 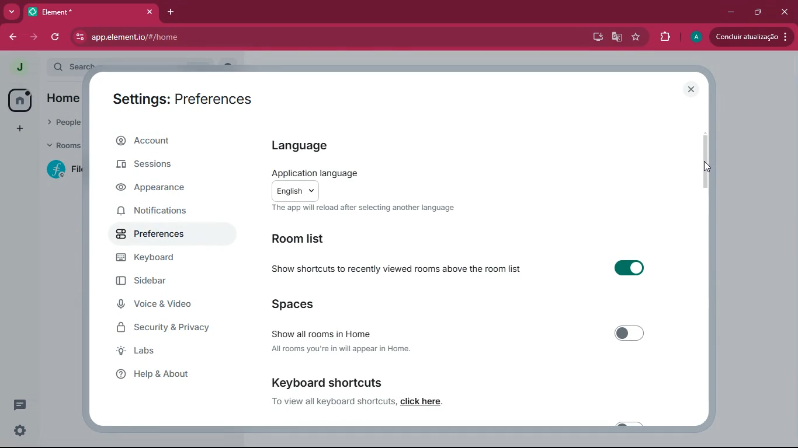 I want to click on sessions, so click(x=148, y=168).